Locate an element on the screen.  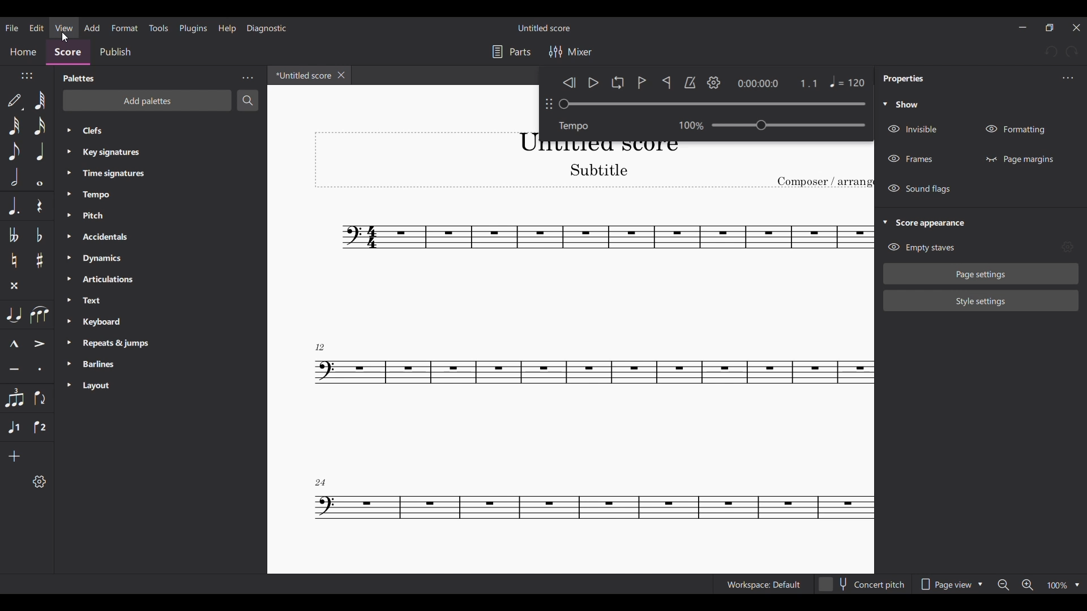
Composer / arrang is located at coordinates (825, 182).